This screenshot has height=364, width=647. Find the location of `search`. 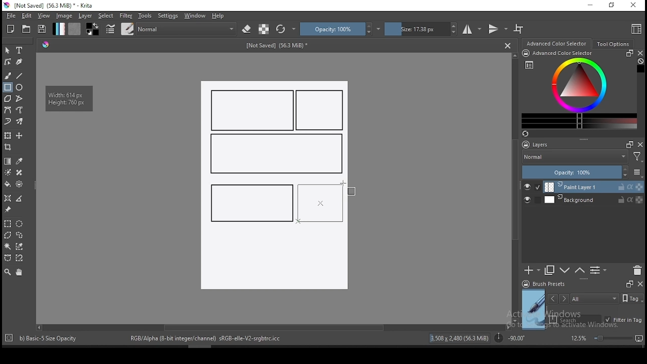

search is located at coordinates (575, 320).